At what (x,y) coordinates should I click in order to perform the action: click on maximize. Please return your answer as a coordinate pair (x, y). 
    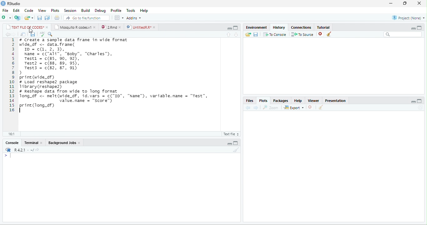
    Looking at the image, I should click on (235, 28).